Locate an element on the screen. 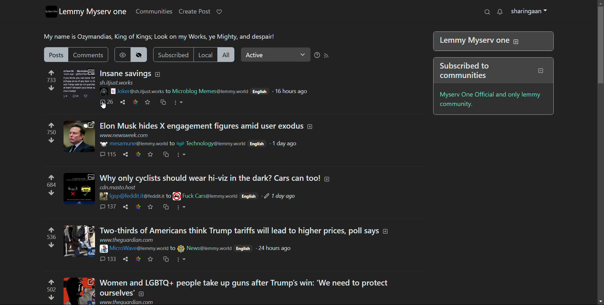 The image size is (604, 305). scrollbar is located at coordinates (600, 150).